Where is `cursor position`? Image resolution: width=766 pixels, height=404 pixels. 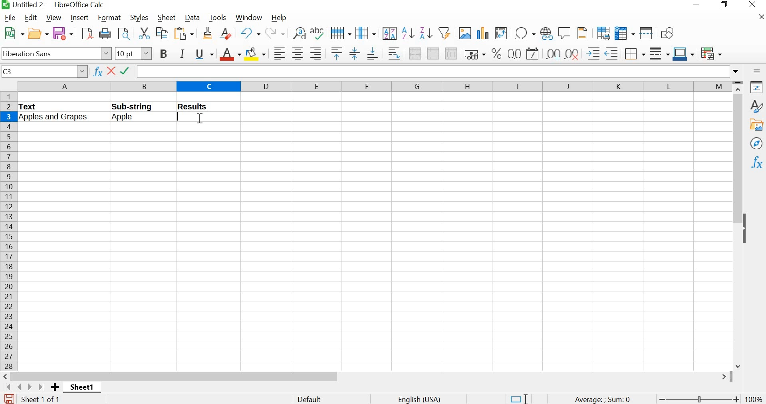 cursor position is located at coordinates (199, 120).